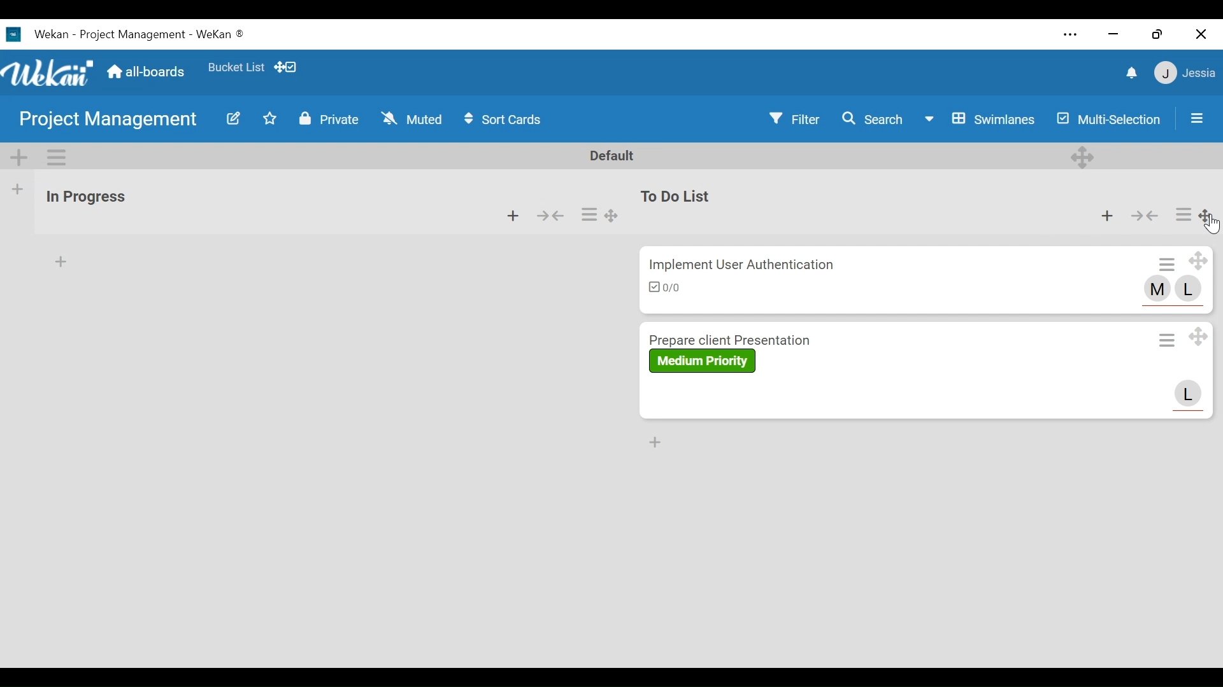 The height and width of the screenshot is (687, 1223). I want to click on restore, so click(1157, 34).